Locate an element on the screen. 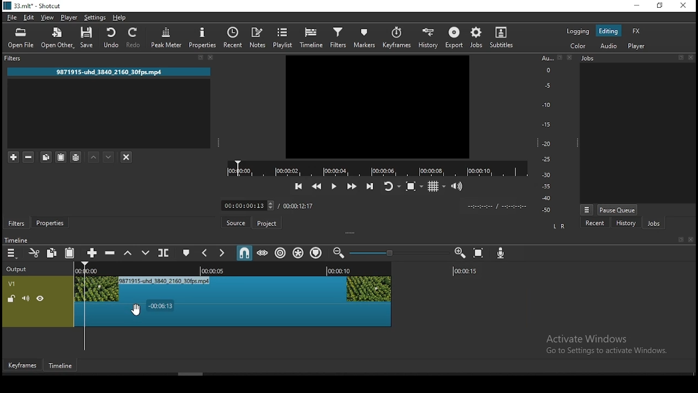  keyframes is located at coordinates (398, 37).